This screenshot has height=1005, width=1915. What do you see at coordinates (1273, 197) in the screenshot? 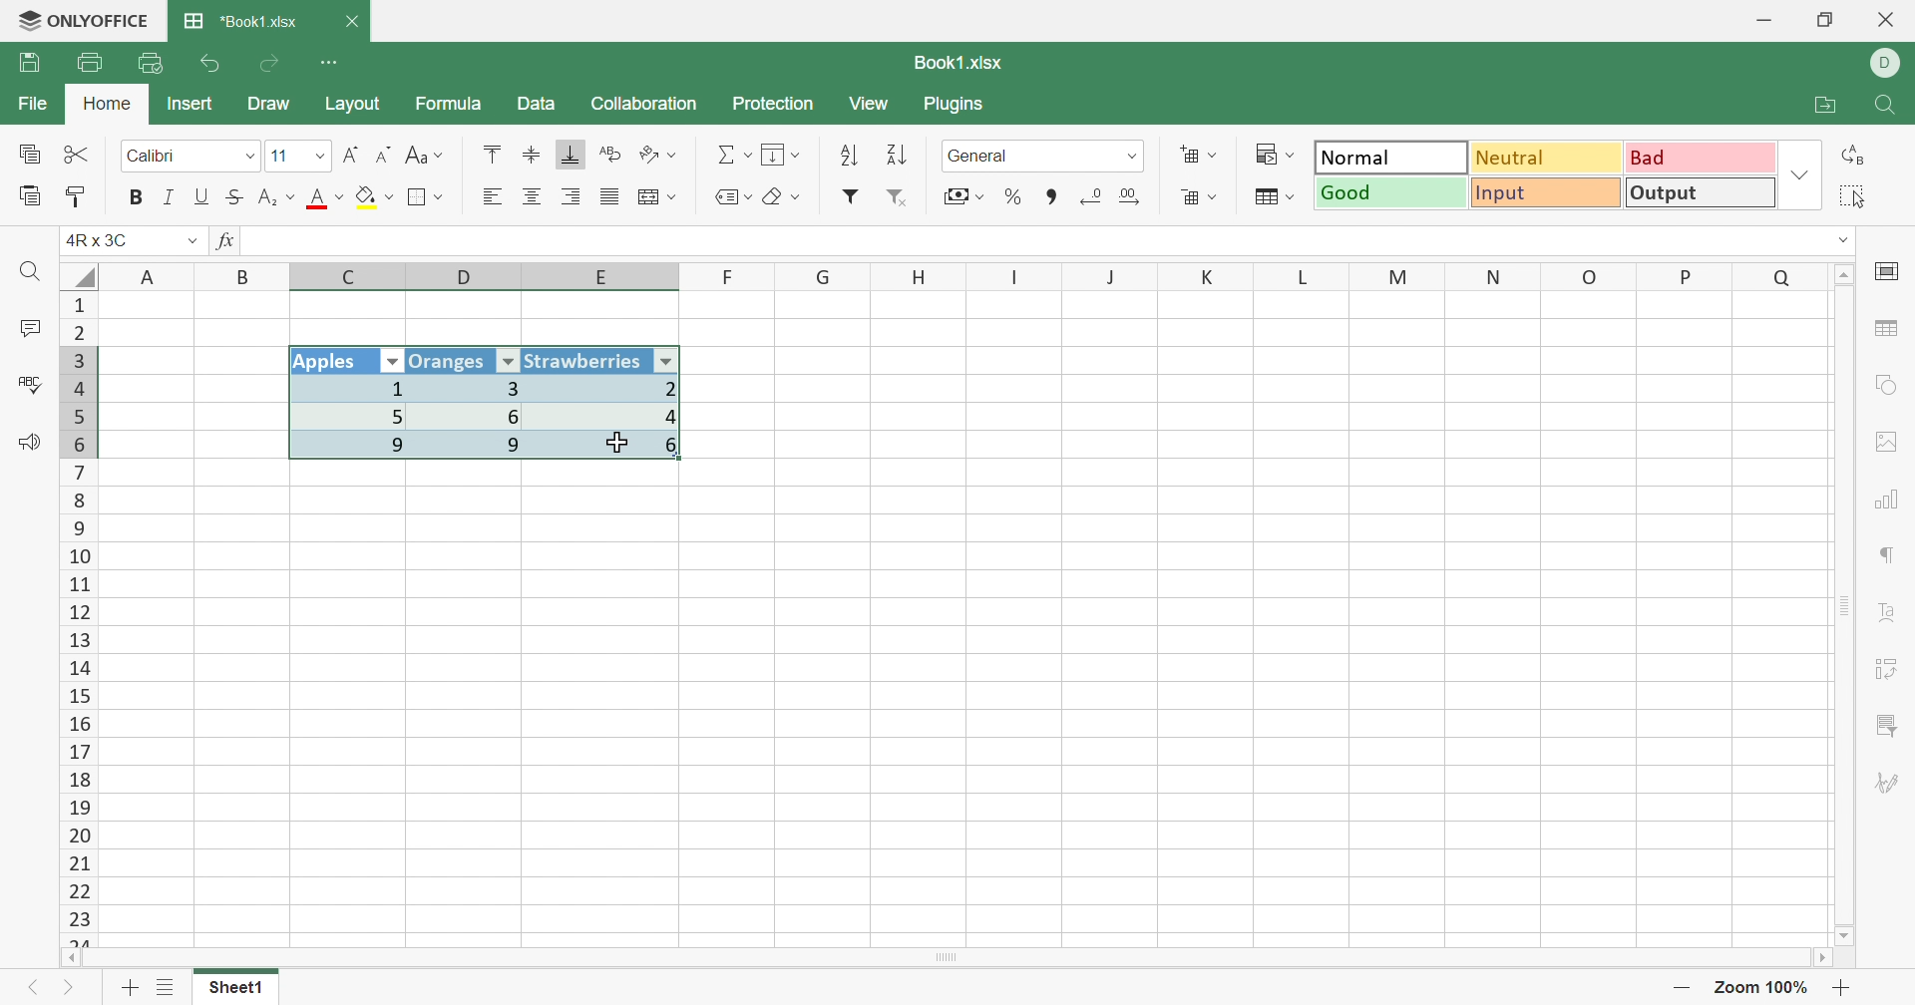
I see `Format as table template` at bounding box center [1273, 197].